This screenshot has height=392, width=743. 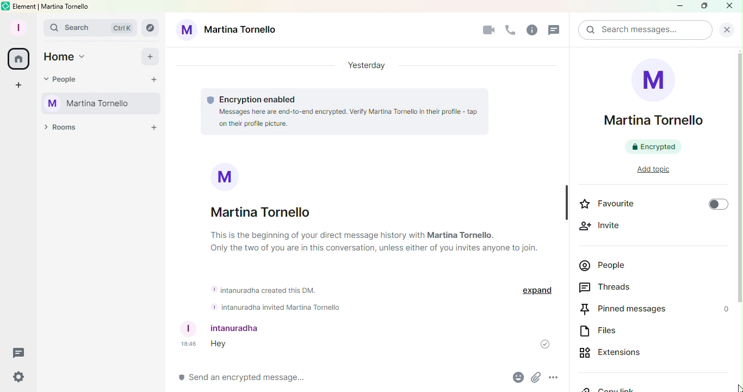 I want to click on intanuradha, so click(x=225, y=328).